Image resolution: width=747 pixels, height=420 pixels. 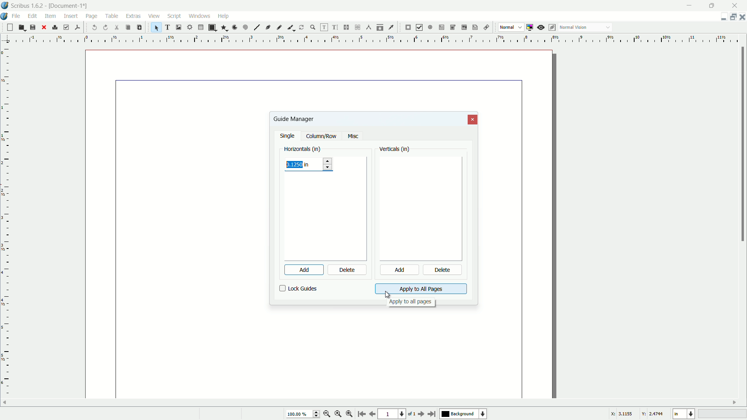 What do you see at coordinates (246, 28) in the screenshot?
I see `spiral` at bounding box center [246, 28].